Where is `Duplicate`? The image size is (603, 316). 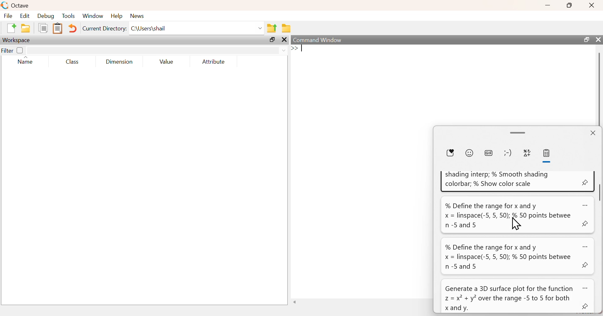 Duplicate is located at coordinates (44, 28).